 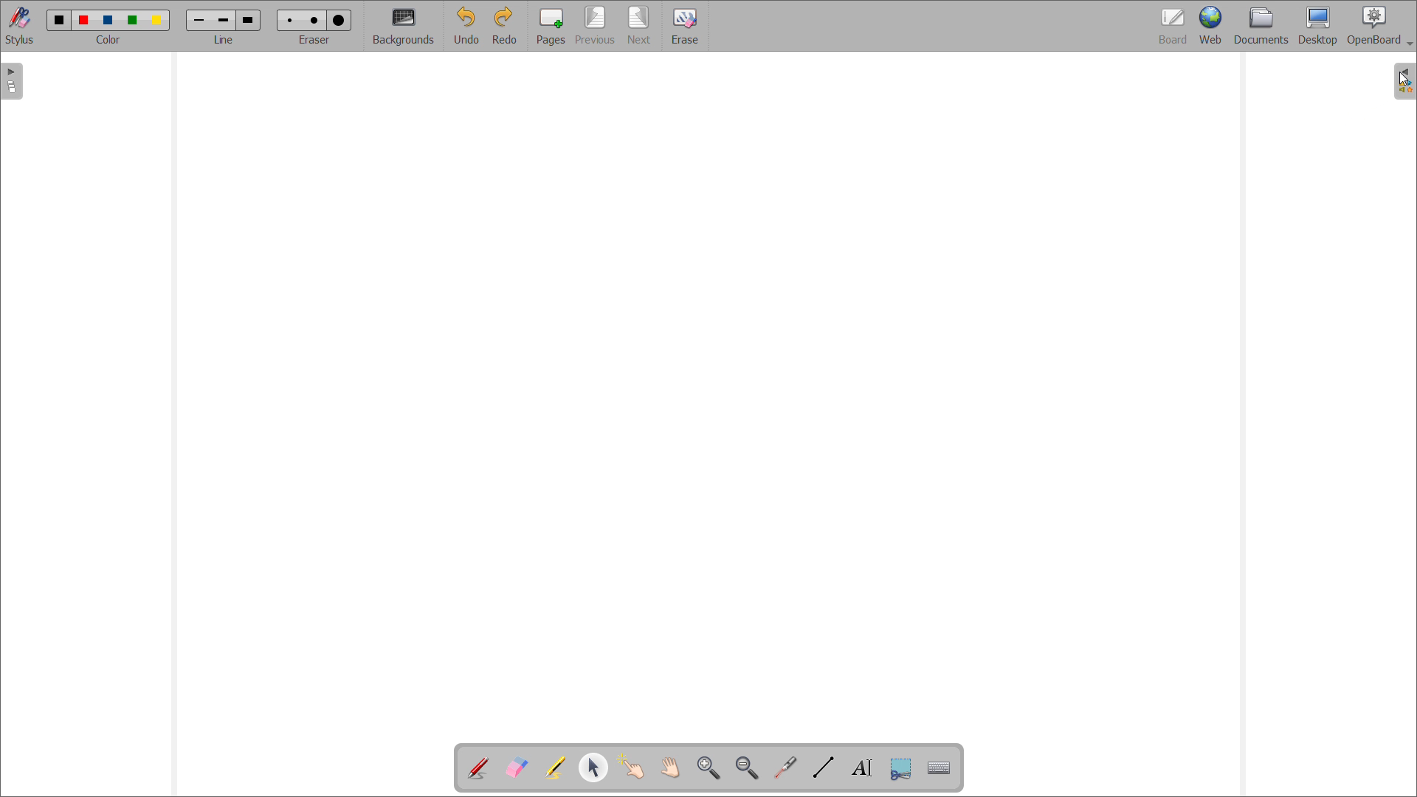 I want to click on erase, so click(x=685, y=27).